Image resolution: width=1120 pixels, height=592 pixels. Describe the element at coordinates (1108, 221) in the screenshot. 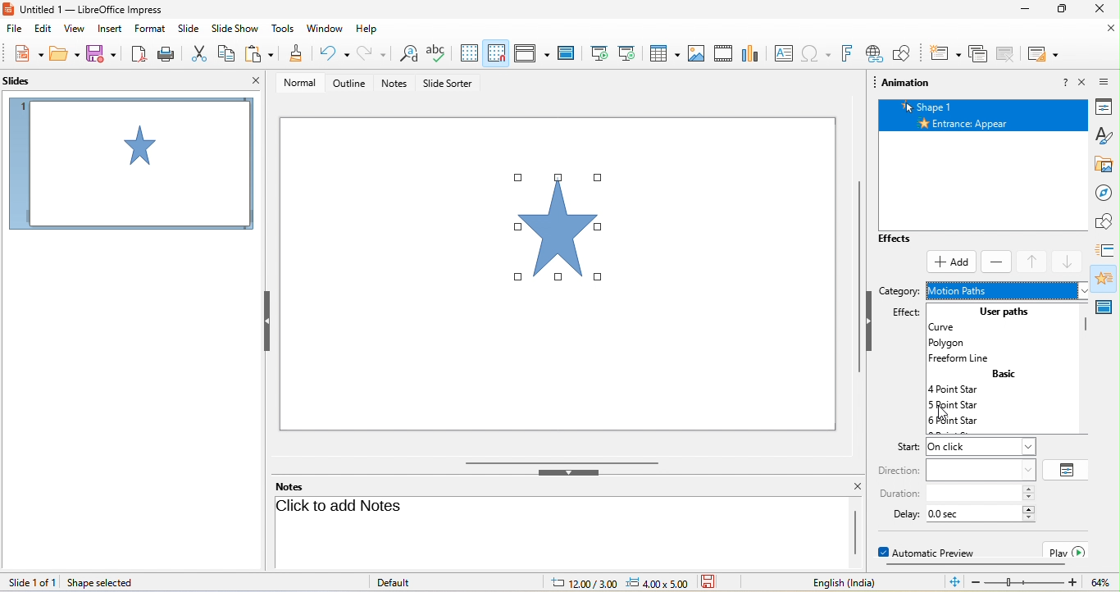

I see `shapes` at that location.